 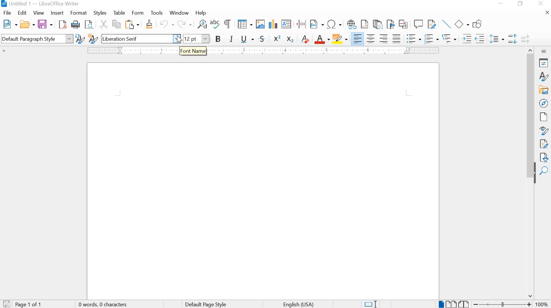 I want to click on INSERT BOOKMARK, so click(x=391, y=25).